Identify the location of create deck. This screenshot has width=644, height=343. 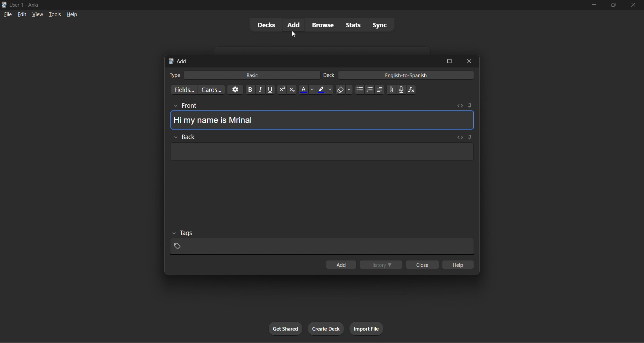
(325, 328).